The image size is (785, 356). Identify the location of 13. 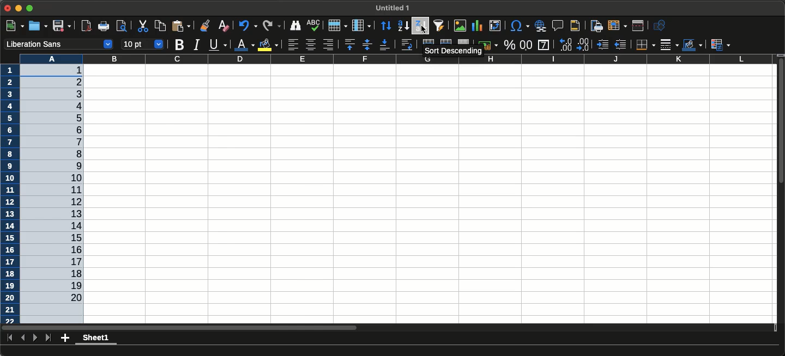
(70, 213).